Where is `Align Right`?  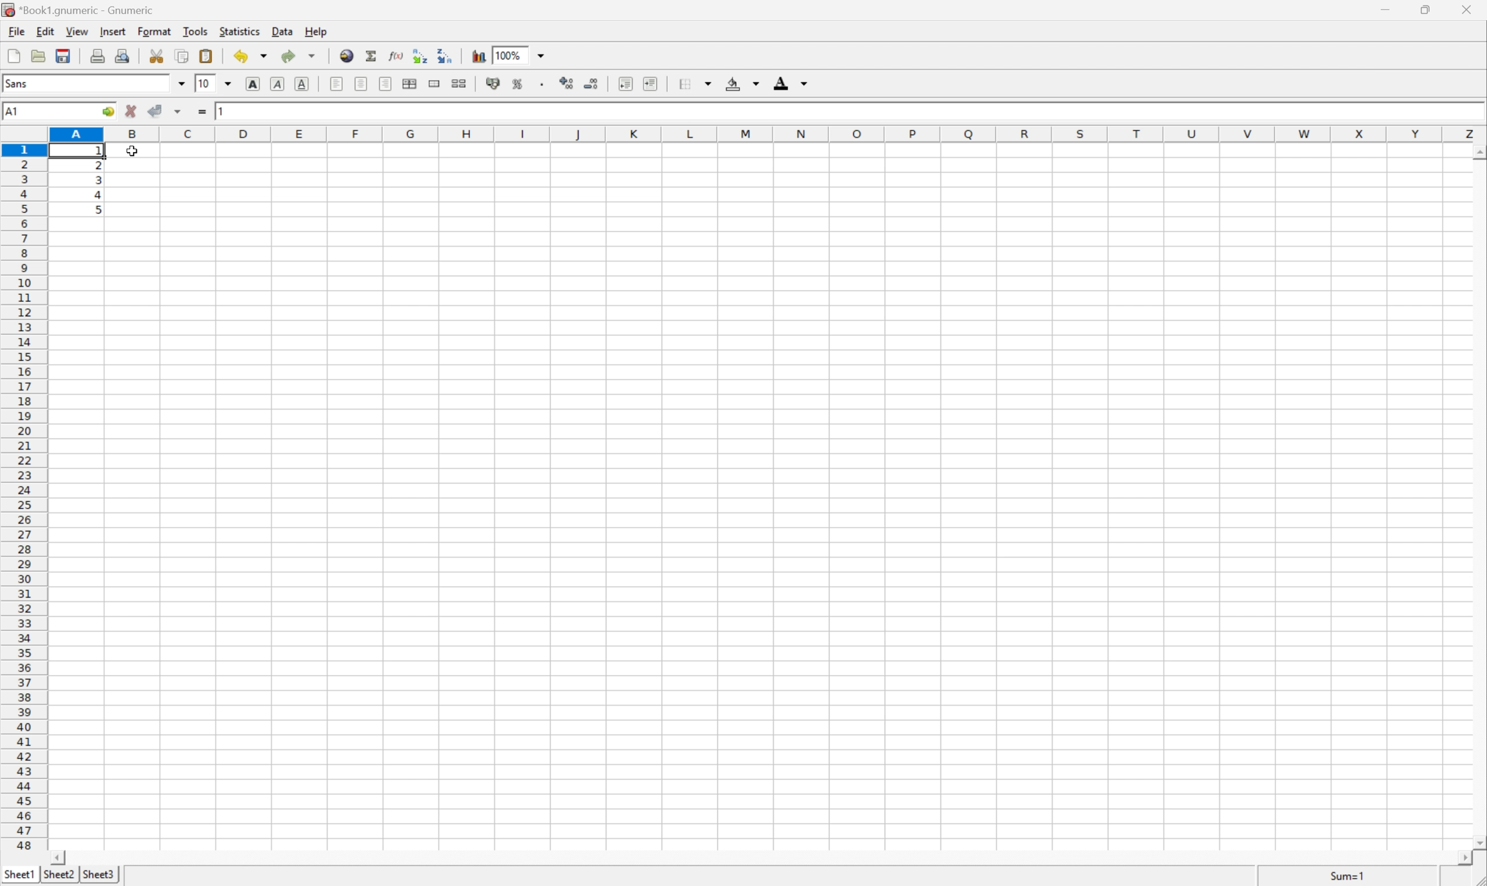
Align Right is located at coordinates (386, 84).